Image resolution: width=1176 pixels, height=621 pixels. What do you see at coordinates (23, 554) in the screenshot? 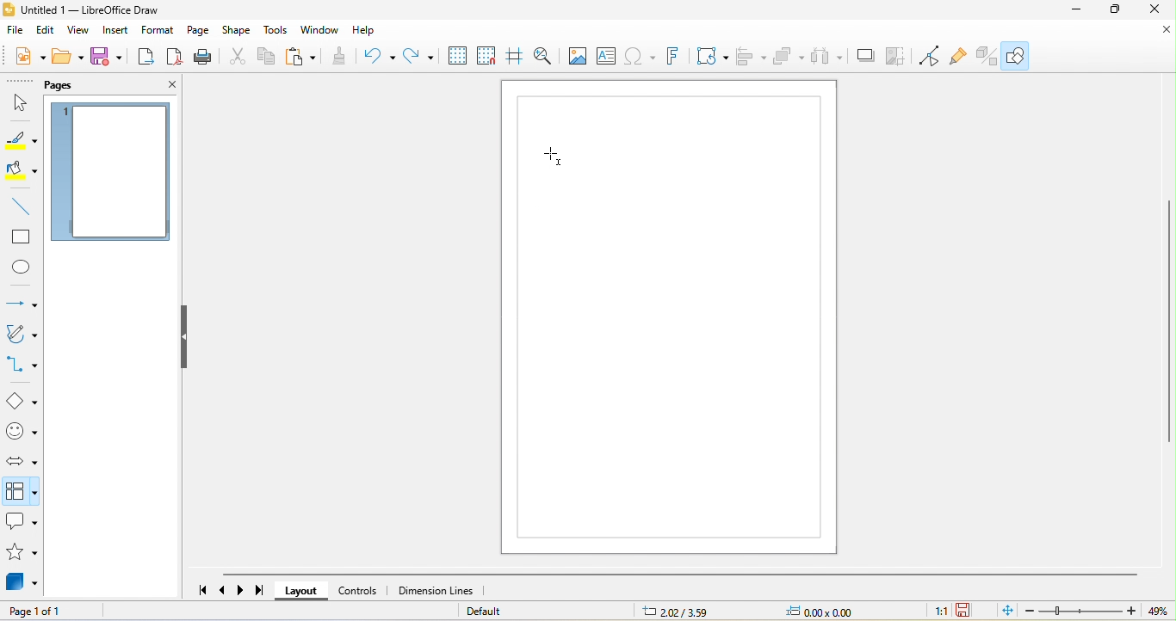
I see `star and banners` at bounding box center [23, 554].